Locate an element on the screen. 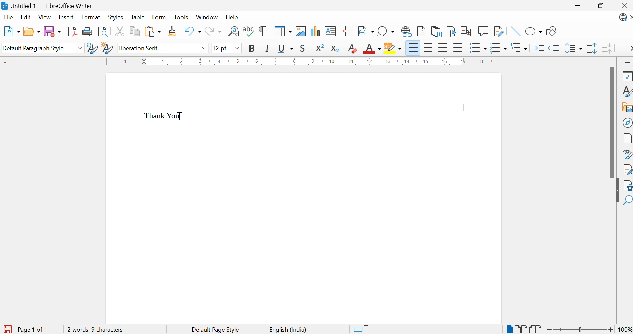 This screenshot has height=334, width=633. More is located at coordinates (629, 48).